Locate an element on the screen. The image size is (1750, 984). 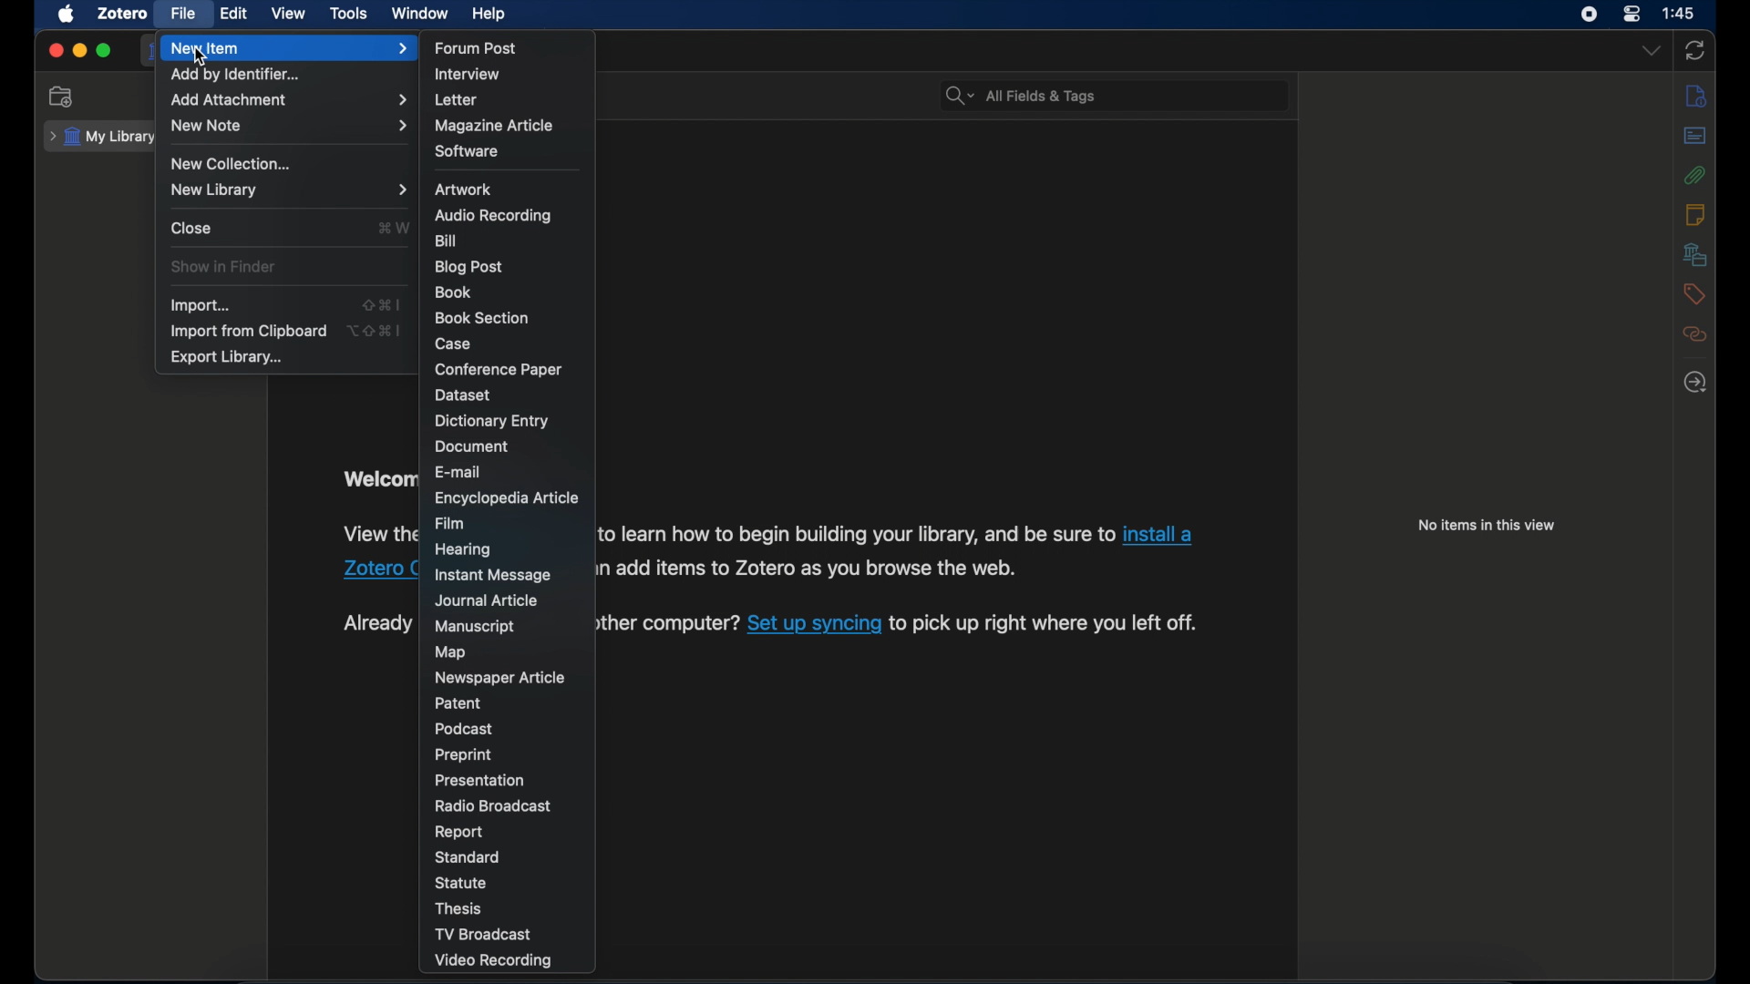
install a is located at coordinates (1163, 532).